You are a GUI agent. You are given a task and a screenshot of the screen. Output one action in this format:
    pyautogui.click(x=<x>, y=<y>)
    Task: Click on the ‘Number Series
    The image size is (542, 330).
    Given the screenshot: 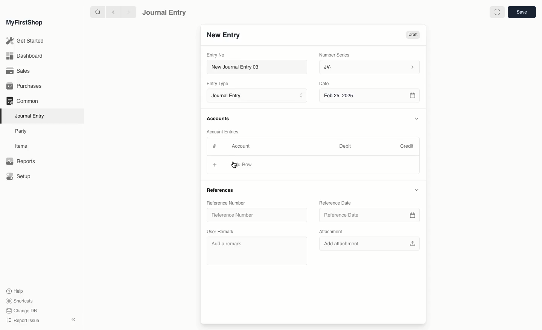 What is the action you would take?
    pyautogui.click(x=335, y=54)
    